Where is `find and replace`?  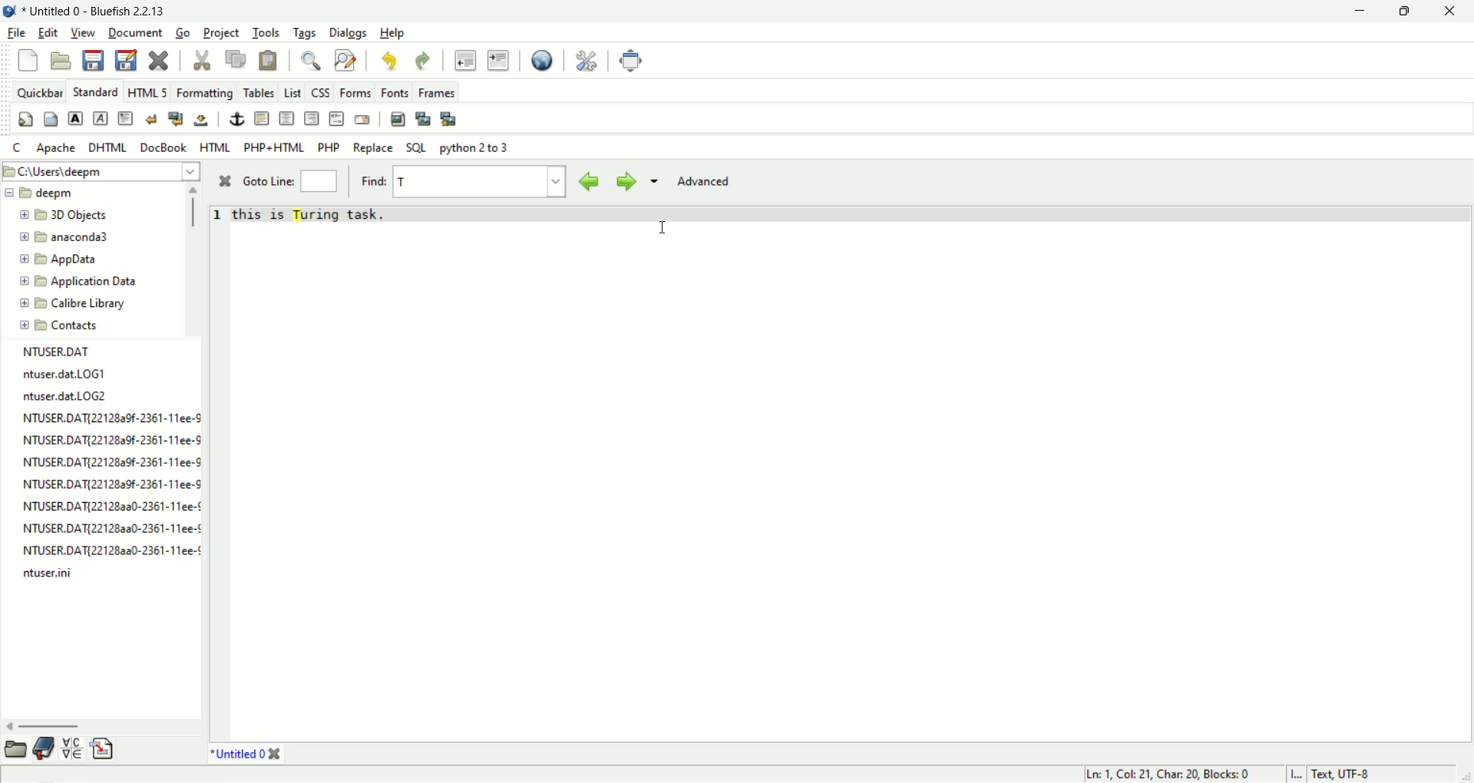
find and replace is located at coordinates (345, 61).